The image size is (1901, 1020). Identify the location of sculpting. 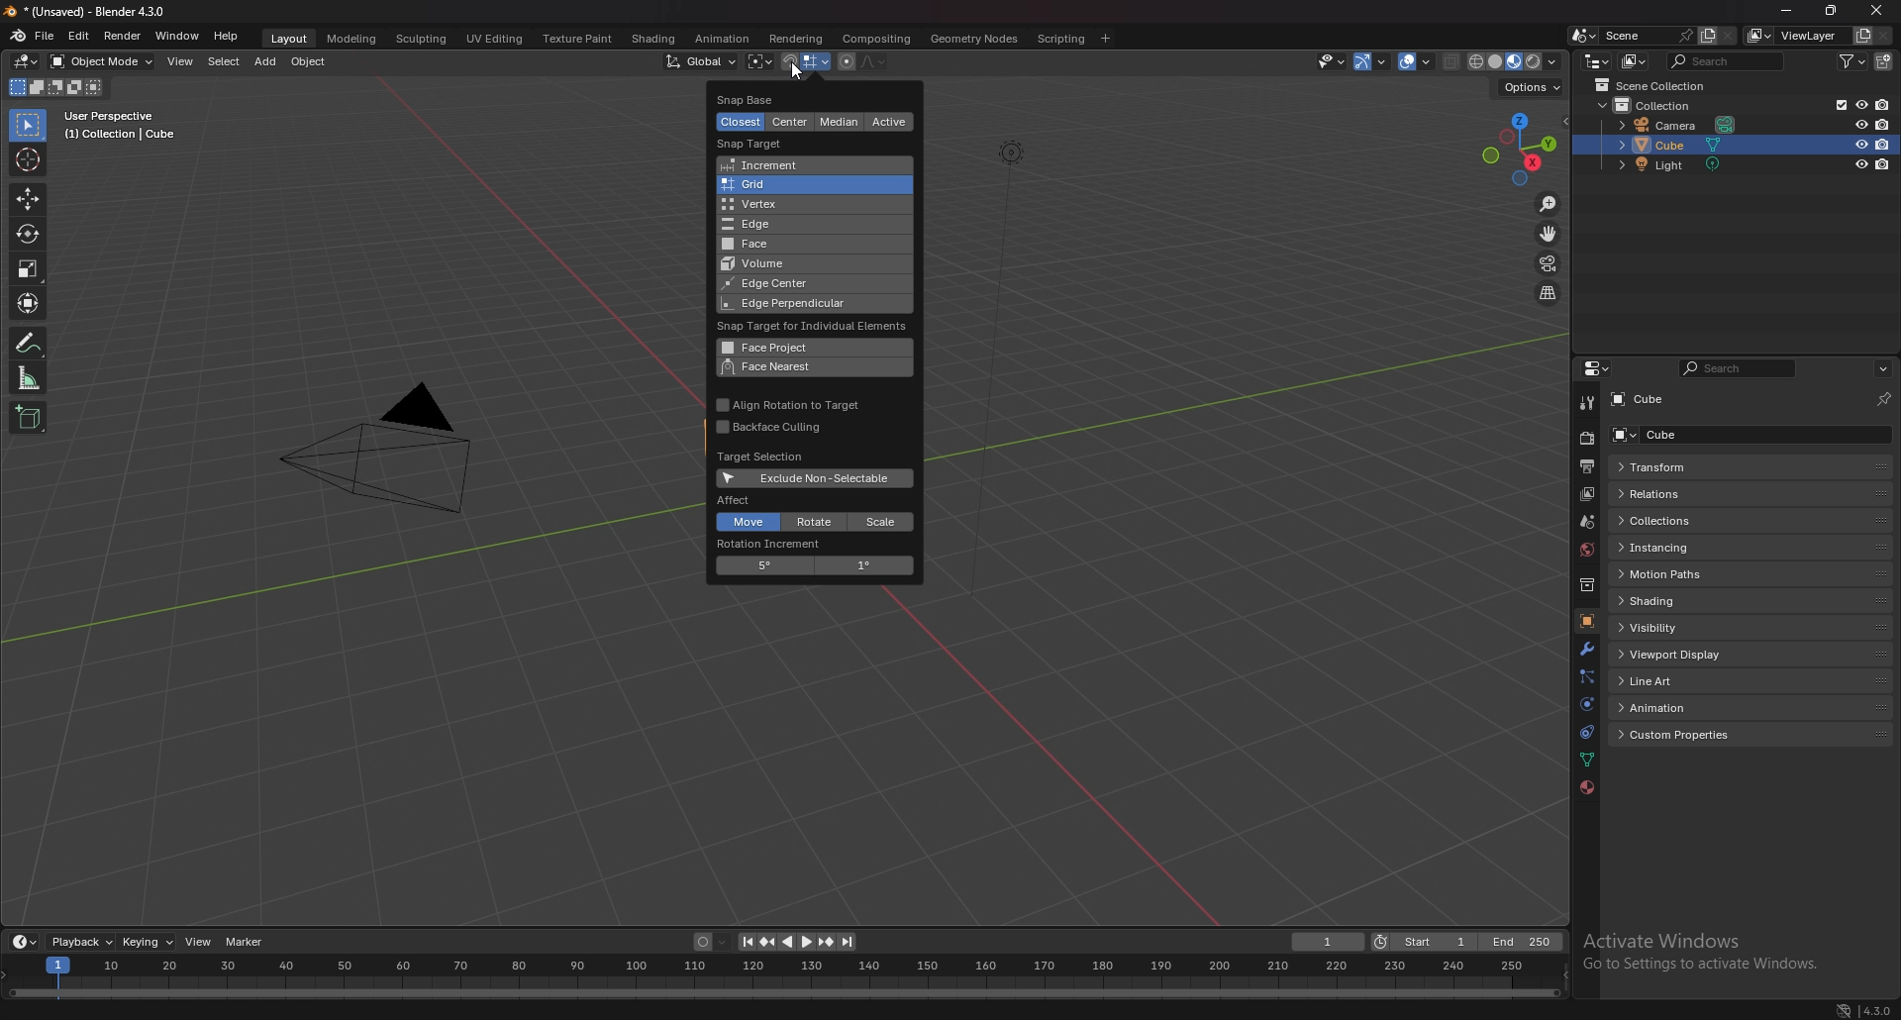
(422, 38).